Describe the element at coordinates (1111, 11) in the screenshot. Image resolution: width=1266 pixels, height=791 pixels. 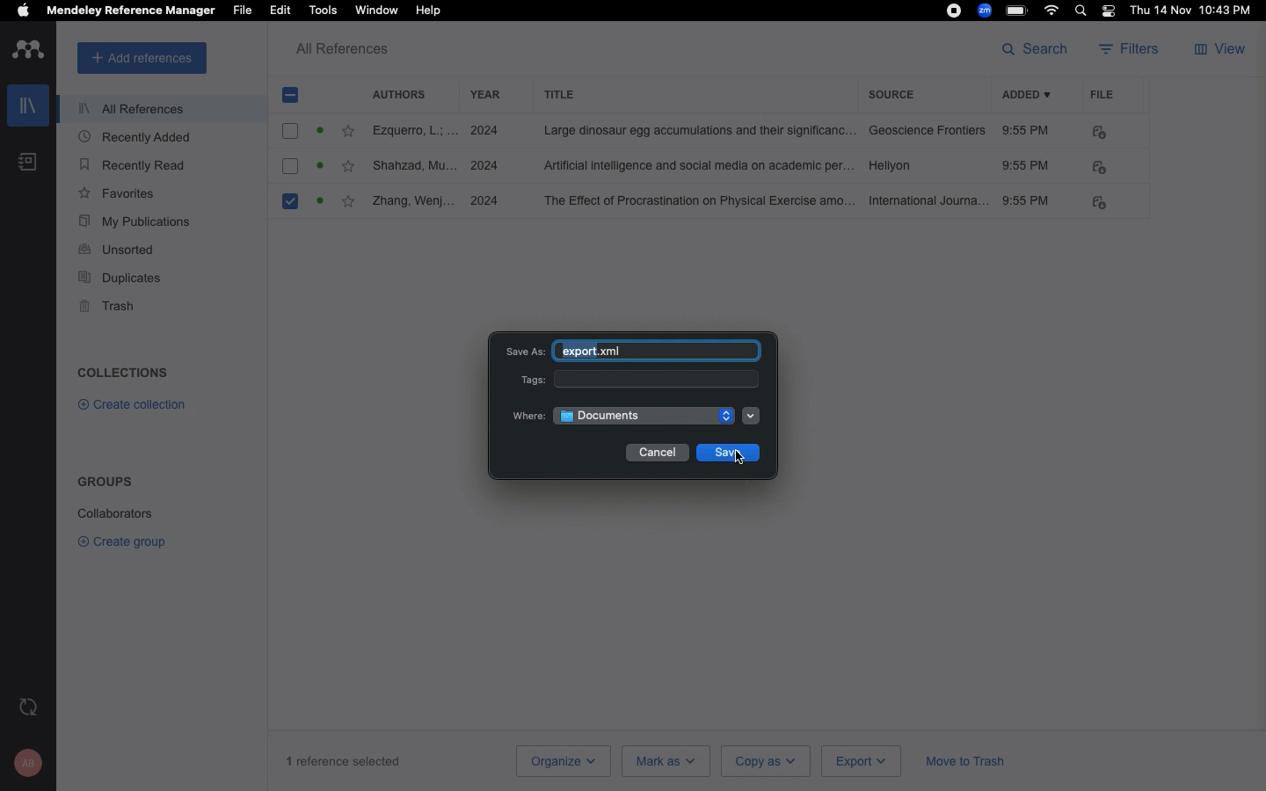
I see `Notification` at that location.